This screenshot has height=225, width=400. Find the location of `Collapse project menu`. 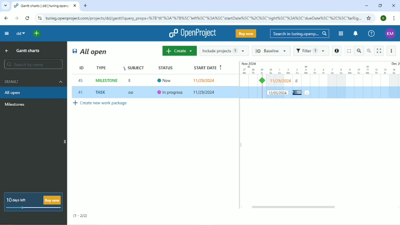

Collapse project menu is located at coordinates (7, 34).